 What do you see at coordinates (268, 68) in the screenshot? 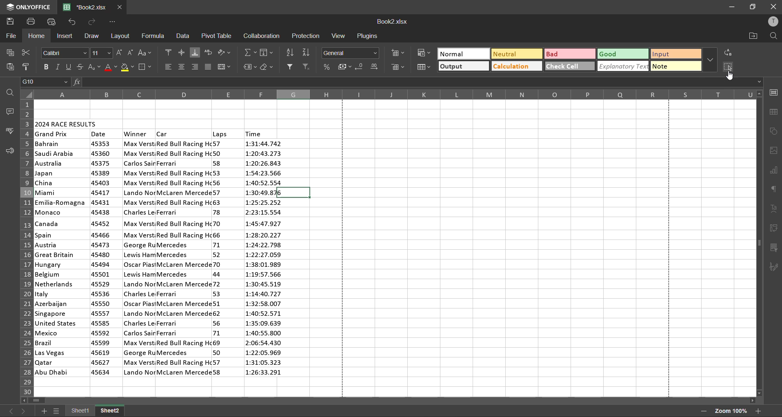
I see `clear` at bounding box center [268, 68].